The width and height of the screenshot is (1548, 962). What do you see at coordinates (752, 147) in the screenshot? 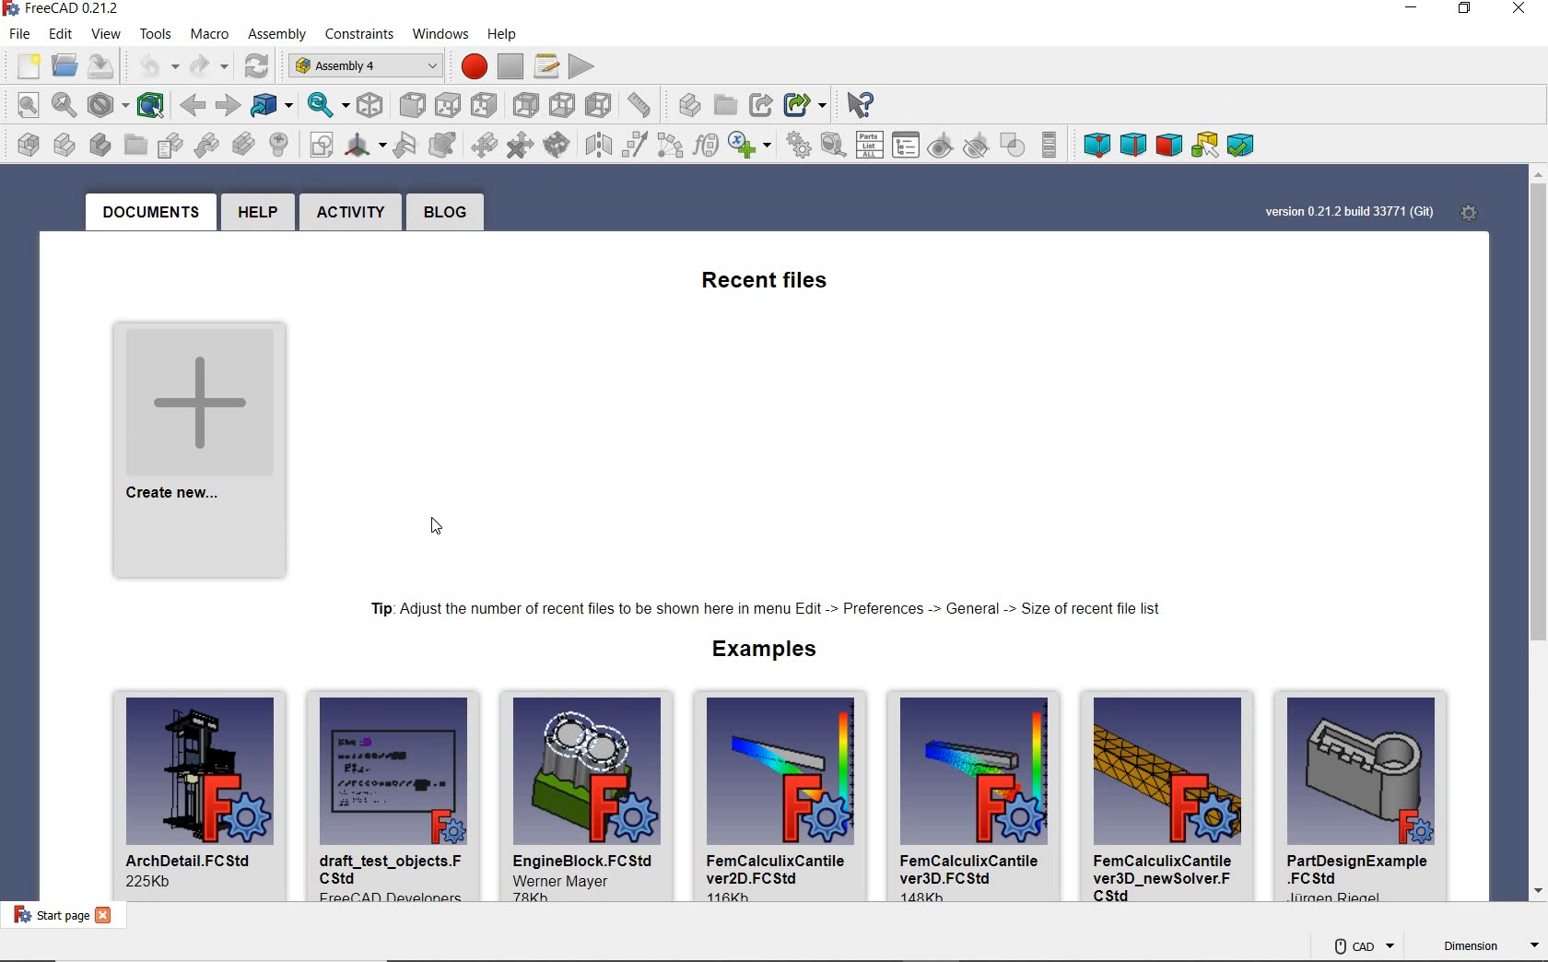
I see `symbols` at bounding box center [752, 147].